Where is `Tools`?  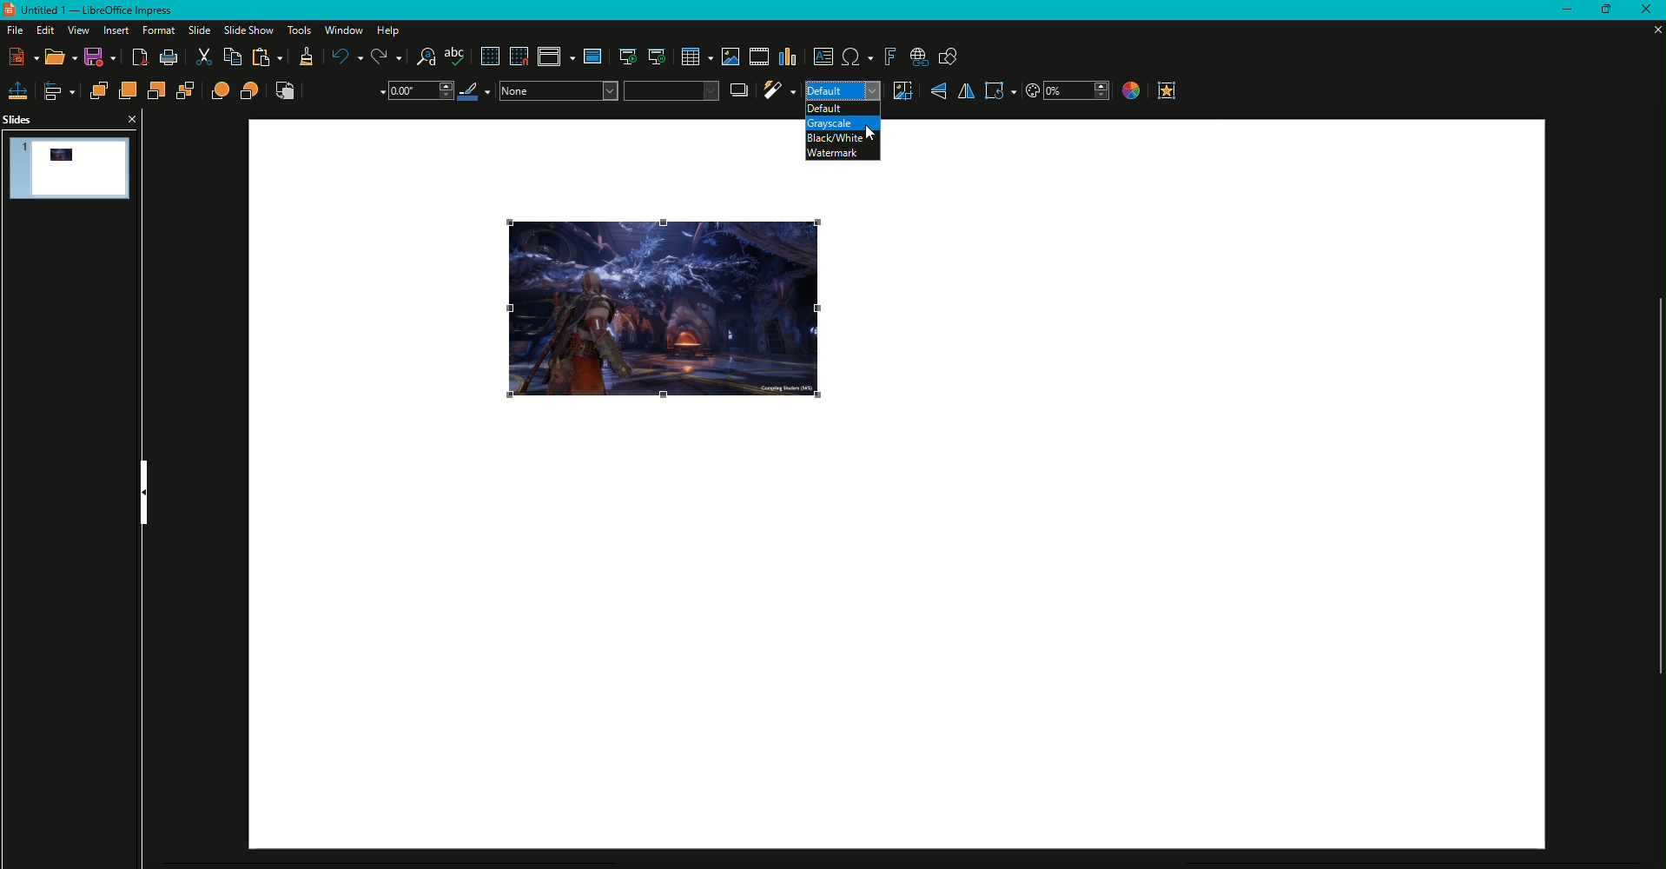
Tools is located at coordinates (296, 30).